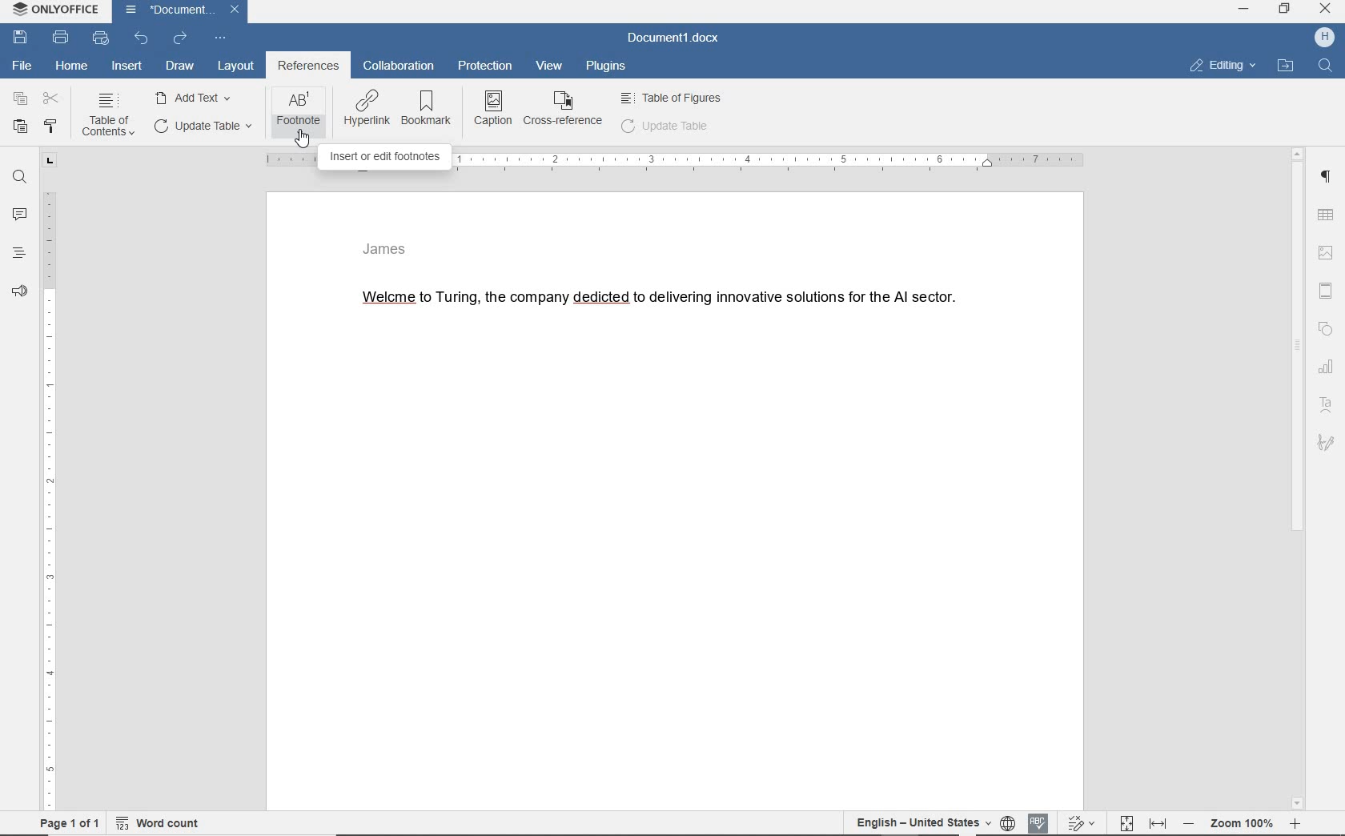 Image resolution: width=1345 pixels, height=836 pixels. Describe the element at coordinates (1193, 825) in the screenshot. I see `zoom out` at that location.